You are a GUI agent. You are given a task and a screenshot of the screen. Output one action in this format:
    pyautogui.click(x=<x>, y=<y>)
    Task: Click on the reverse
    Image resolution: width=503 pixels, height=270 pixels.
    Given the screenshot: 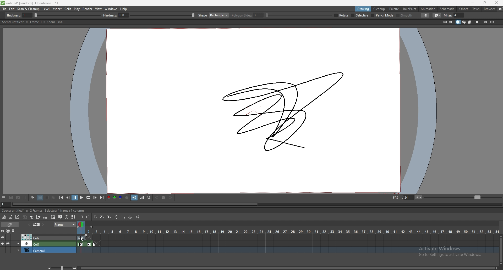 What is the action you would take?
    pyautogui.click(x=123, y=217)
    